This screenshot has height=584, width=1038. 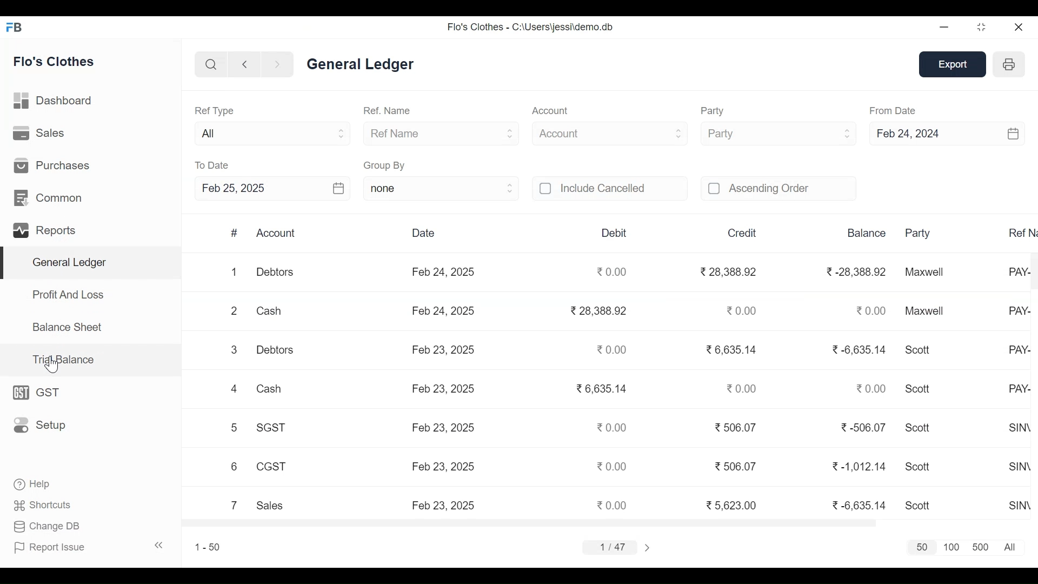 What do you see at coordinates (553, 110) in the screenshot?
I see `Account` at bounding box center [553, 110].